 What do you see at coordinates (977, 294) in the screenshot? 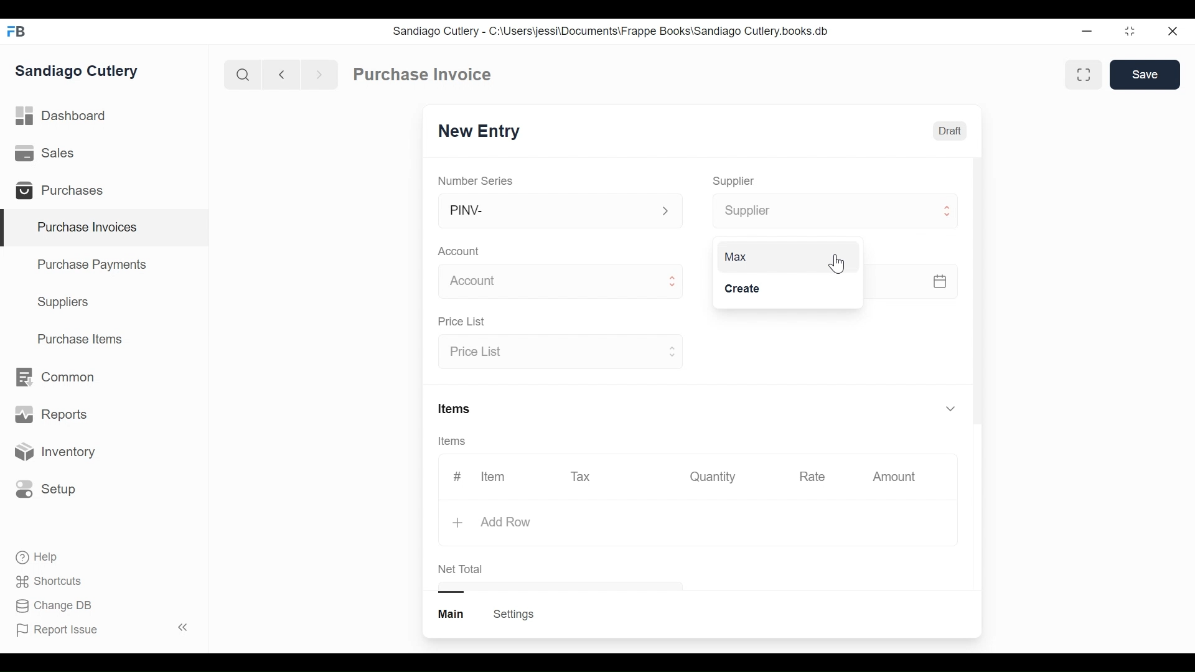
I see `Vertical Scroll bar` at bounding box center [977, 294].